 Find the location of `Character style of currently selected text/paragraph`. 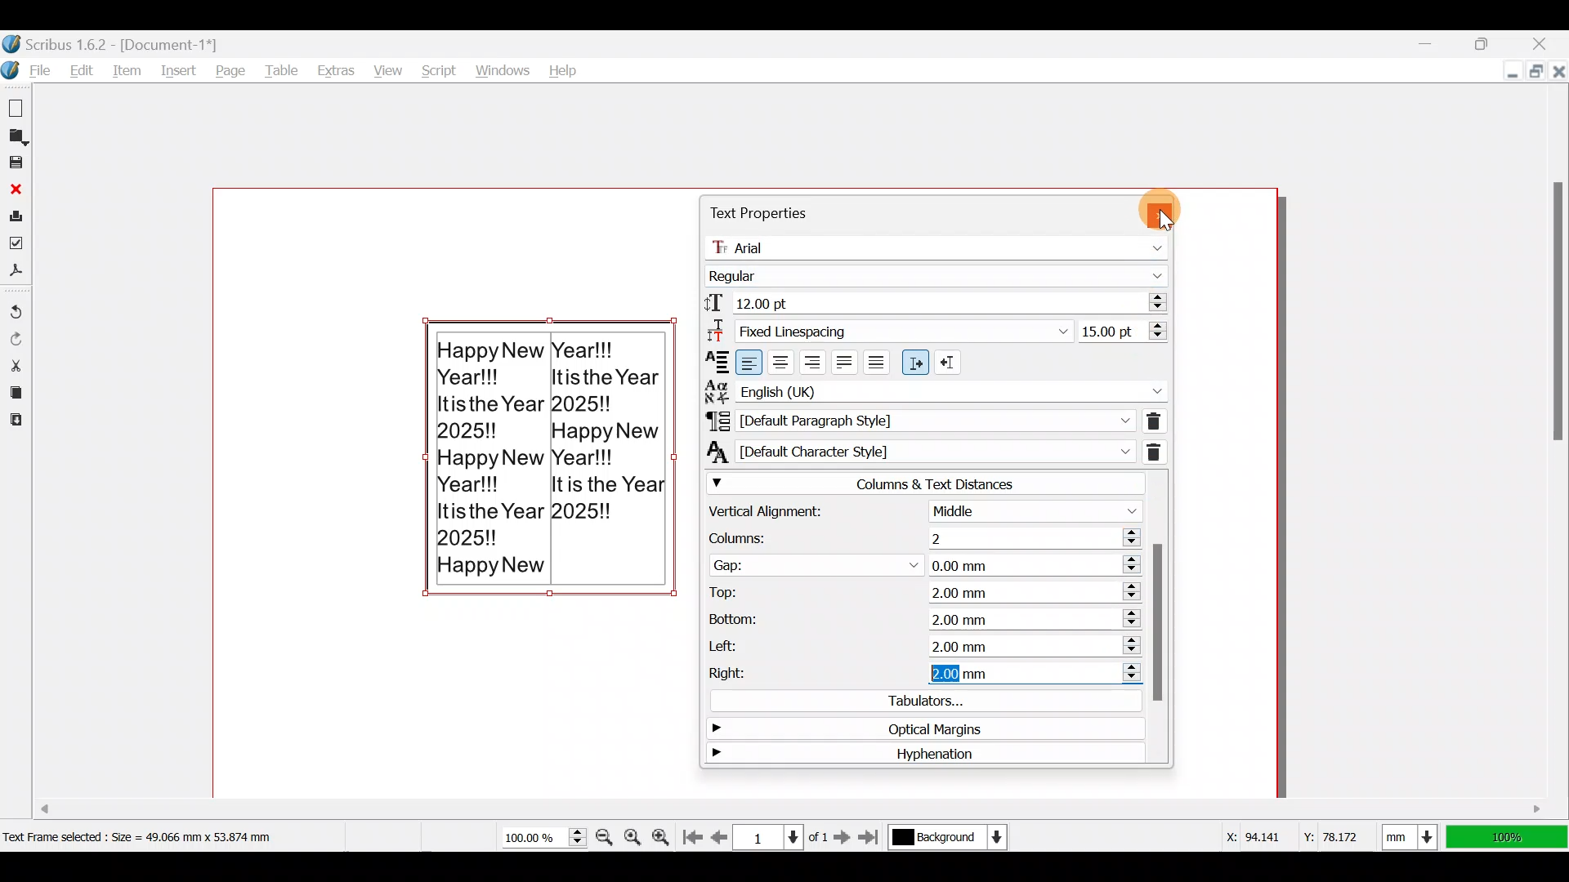

Character style of currently selected text/paragraph is located at coordinates (915, 450).